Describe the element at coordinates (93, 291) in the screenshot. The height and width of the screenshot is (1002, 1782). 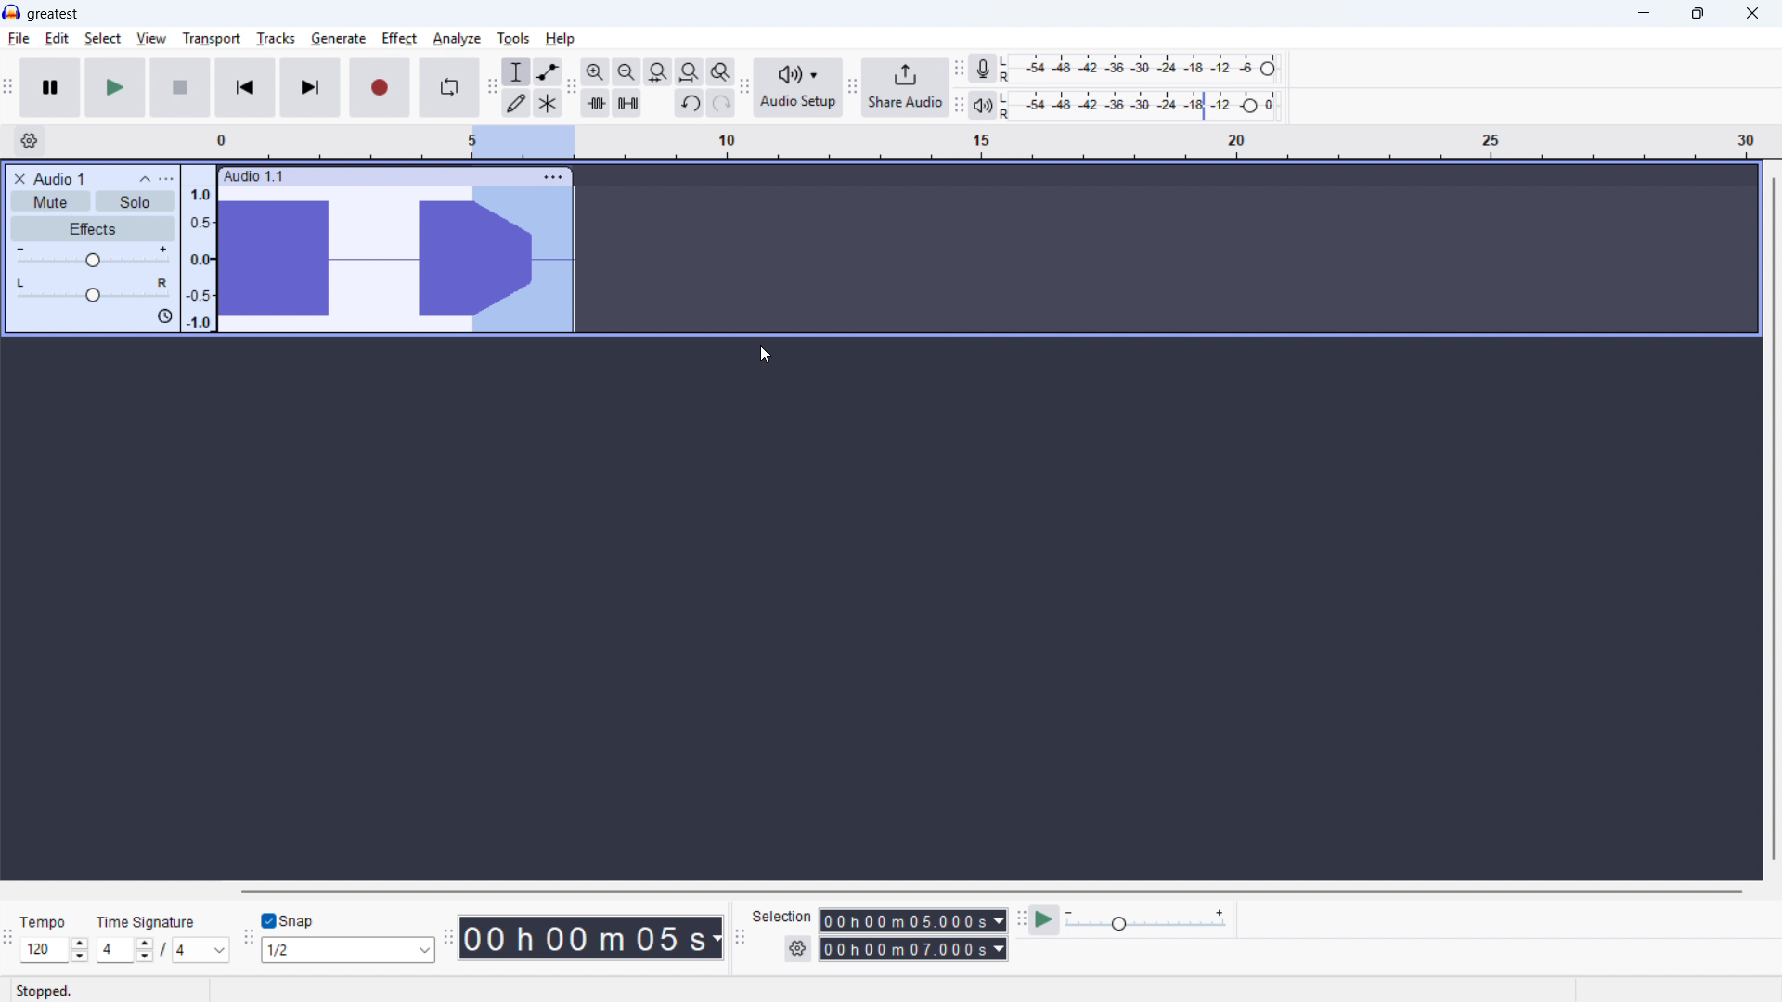
I see `Pan: Centre ` at that location.